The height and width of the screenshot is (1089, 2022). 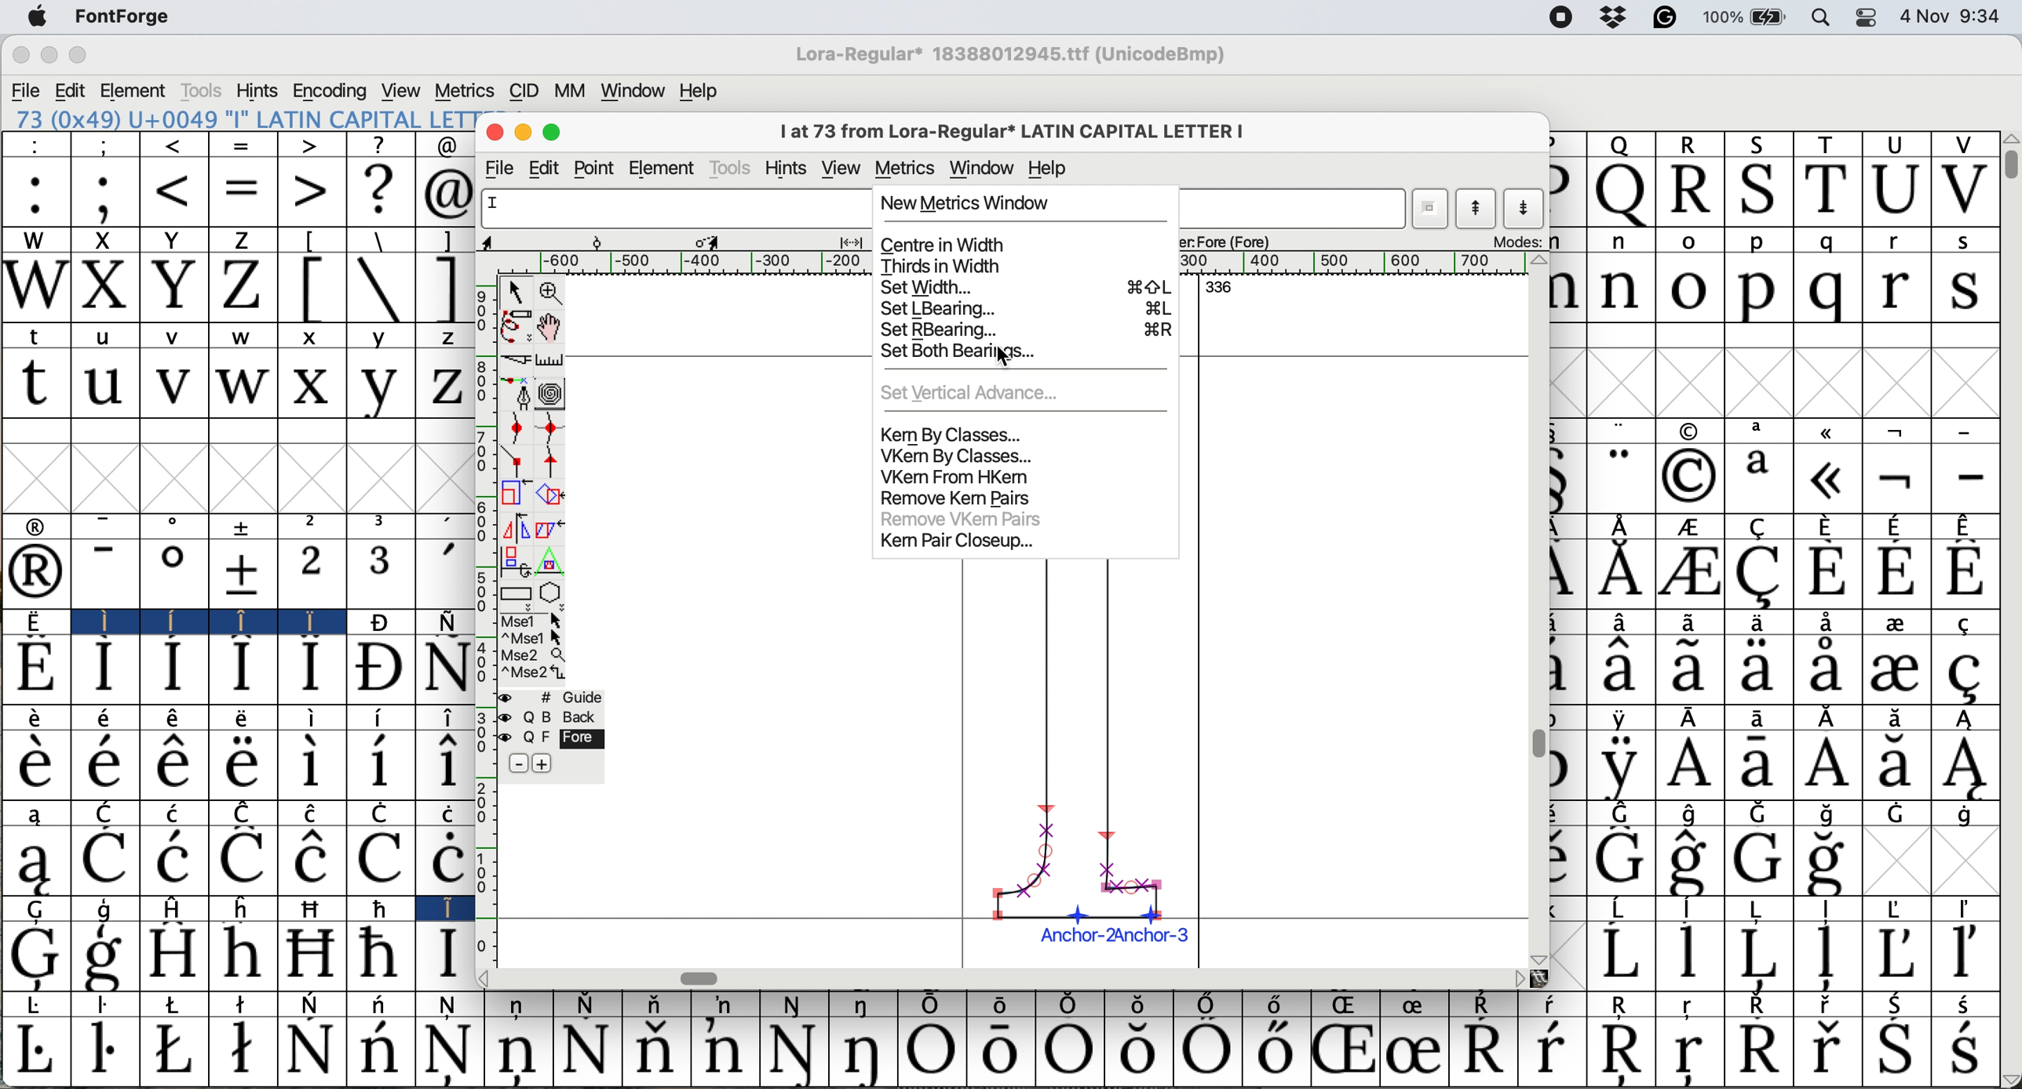 I want to click on Symbol, so click(x=108, y=1006).